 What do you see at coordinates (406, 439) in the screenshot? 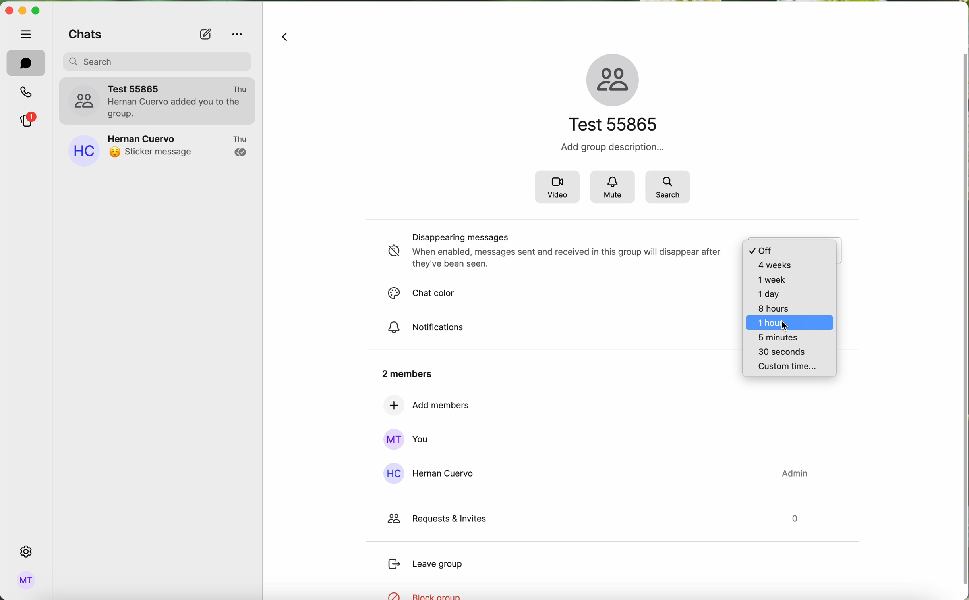
I see `you` at bounding box center [406, 439].